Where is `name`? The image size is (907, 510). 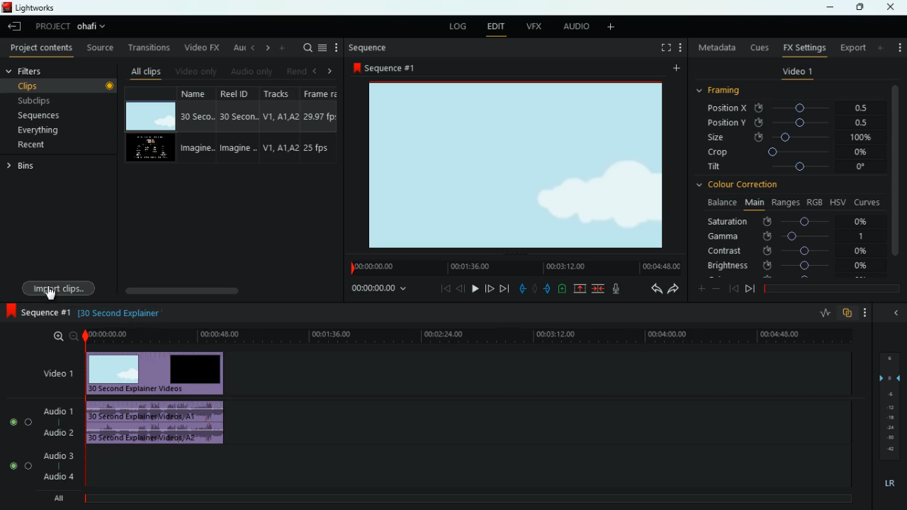
name is located at coordinates (196, 125).